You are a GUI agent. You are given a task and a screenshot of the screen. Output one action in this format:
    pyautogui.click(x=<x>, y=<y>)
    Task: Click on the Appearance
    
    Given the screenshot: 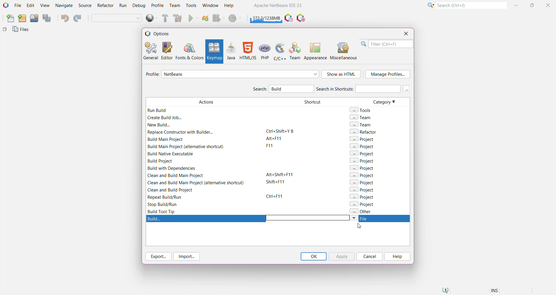 What is the action you would take?
    pyautogui.click(x=315, y=51)
    